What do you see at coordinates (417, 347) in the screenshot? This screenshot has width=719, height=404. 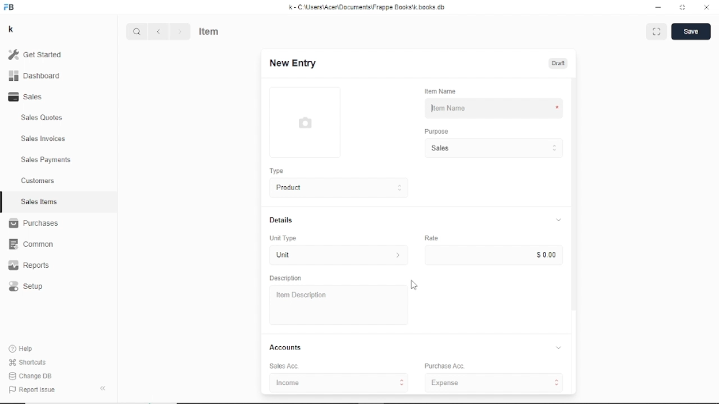 I see `Accounts` at bounding box center [417, 347].